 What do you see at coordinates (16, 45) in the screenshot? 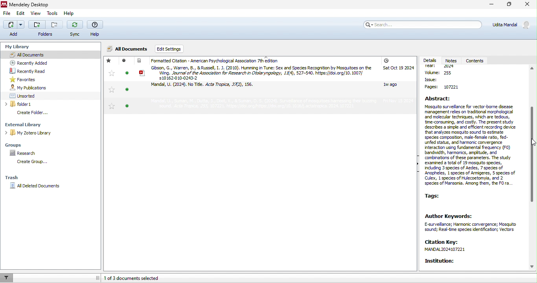
I see `my library` at bounding box center [16, 45].